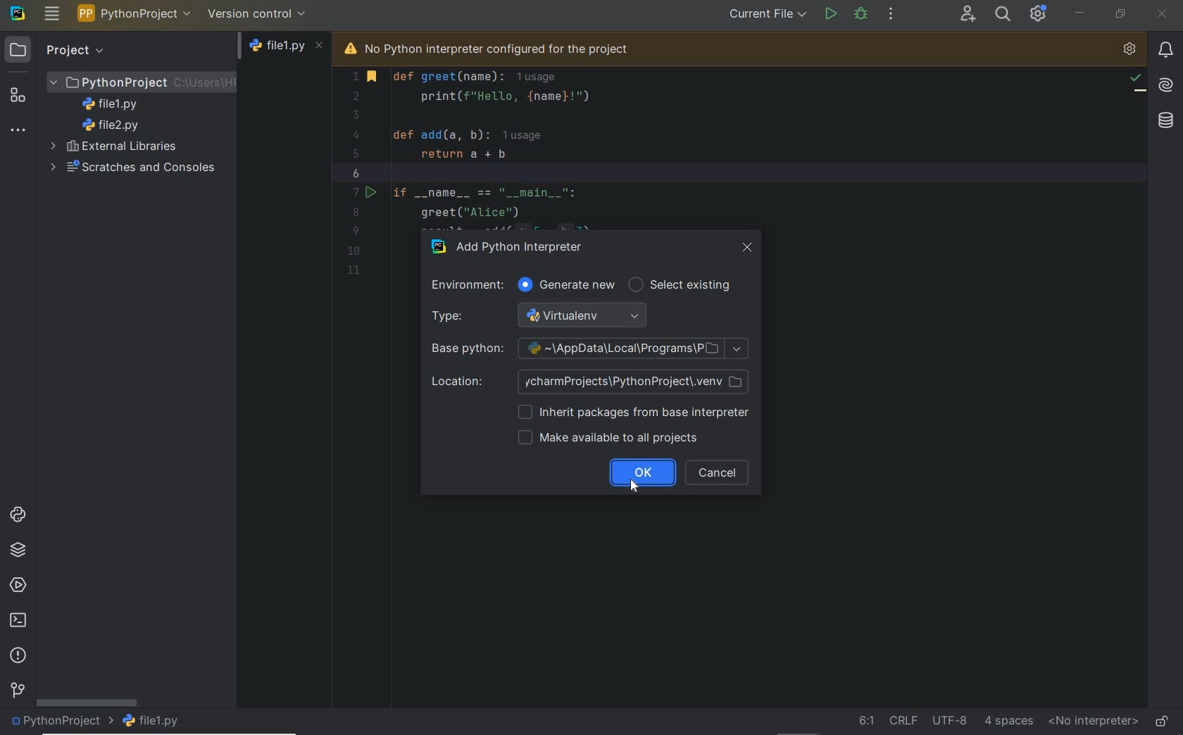 The width and height of the screenshot is (1183, 735). Describe the element at coordinates (684, 286) in the screenshot. I see `select exiting` at that location.